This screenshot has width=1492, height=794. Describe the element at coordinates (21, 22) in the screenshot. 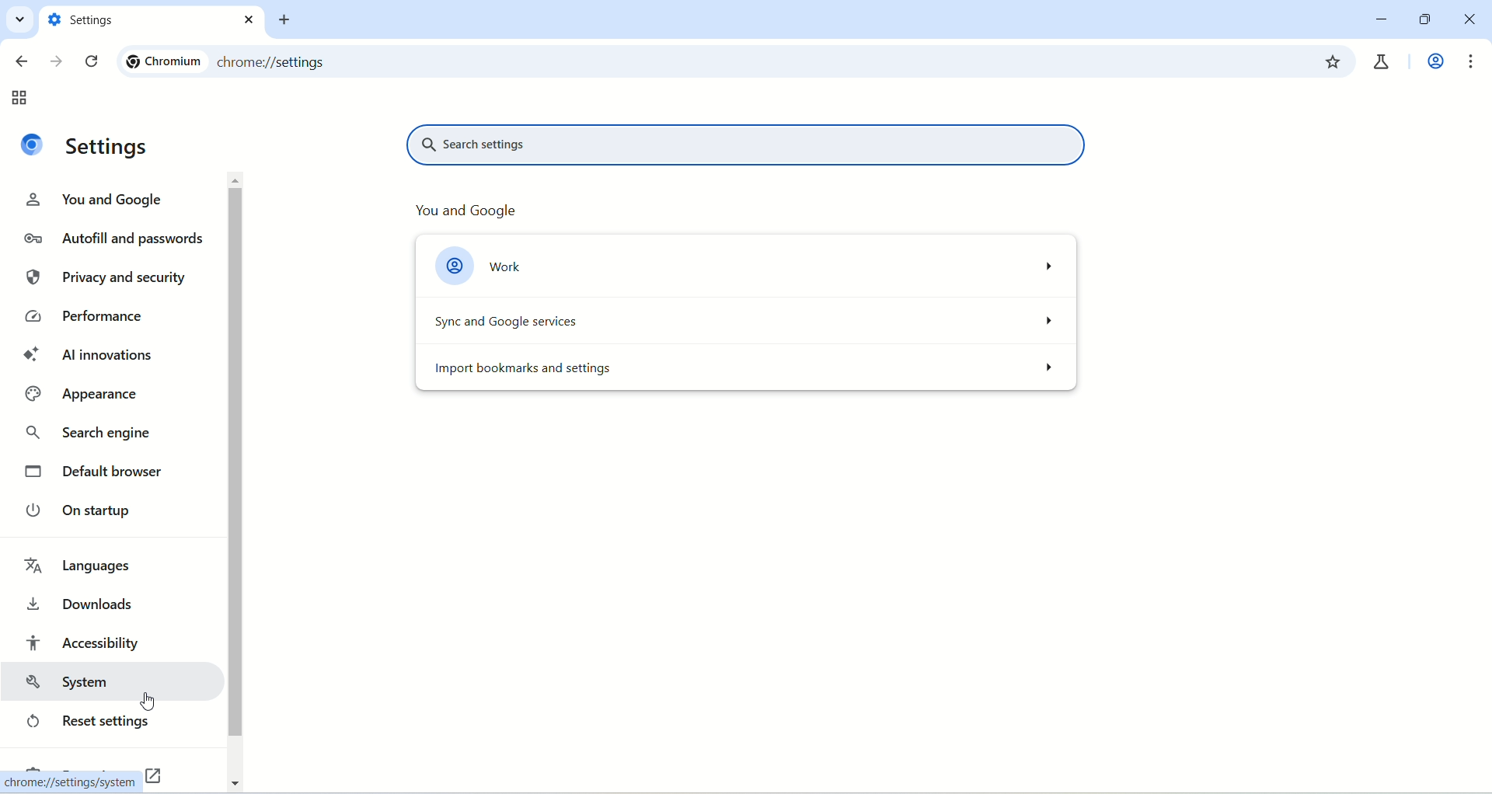

I see `search tabs` at that location.